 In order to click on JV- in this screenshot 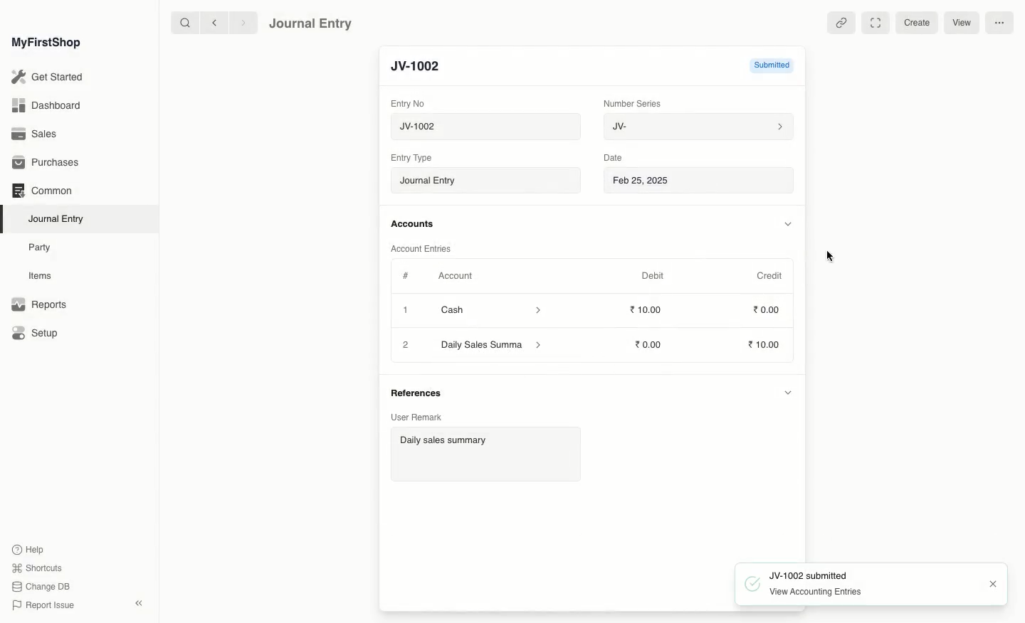, I will do `click(697, 127)`.